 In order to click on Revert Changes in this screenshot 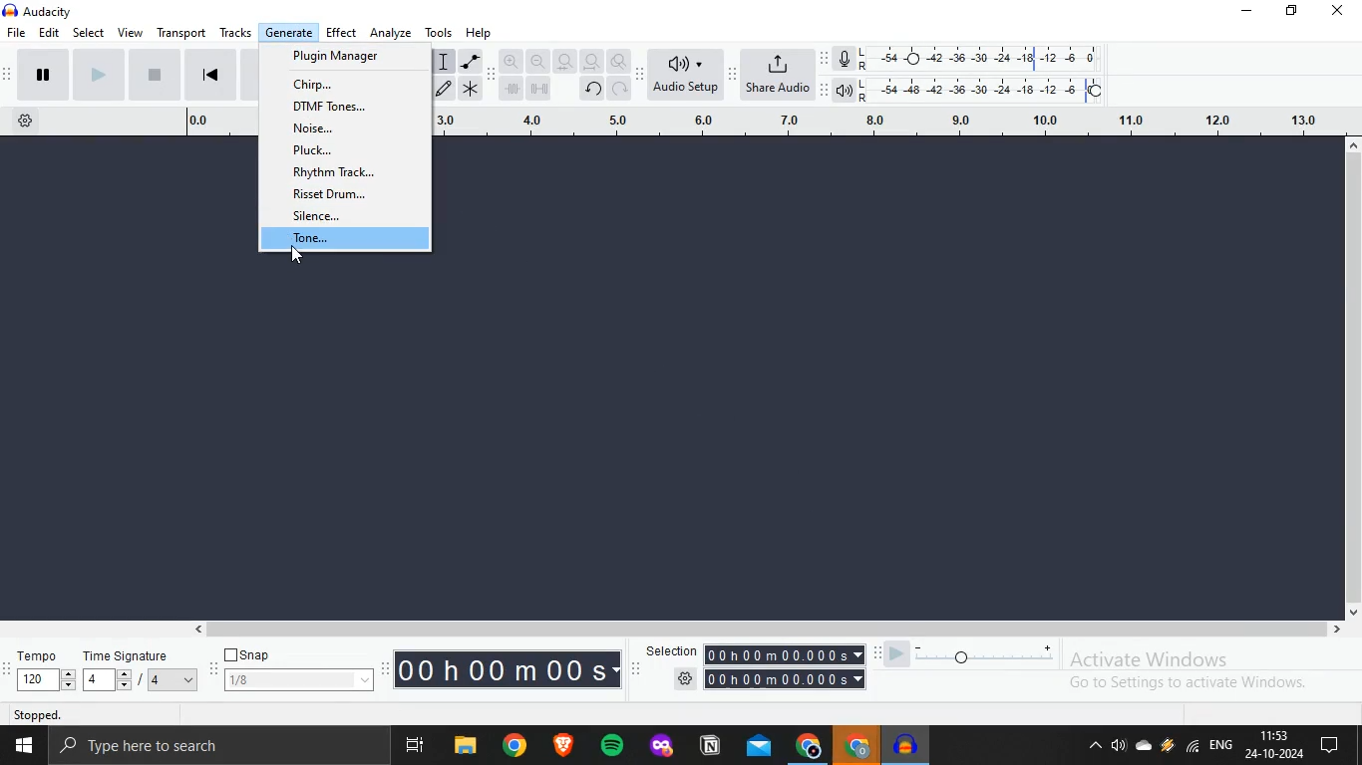, I will do `click(591, 89)`.